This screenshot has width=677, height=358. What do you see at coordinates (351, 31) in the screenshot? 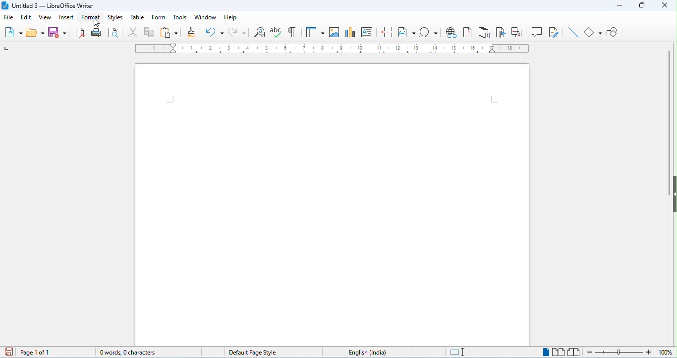
I see `insert chart` at bounding box center [351, 31].